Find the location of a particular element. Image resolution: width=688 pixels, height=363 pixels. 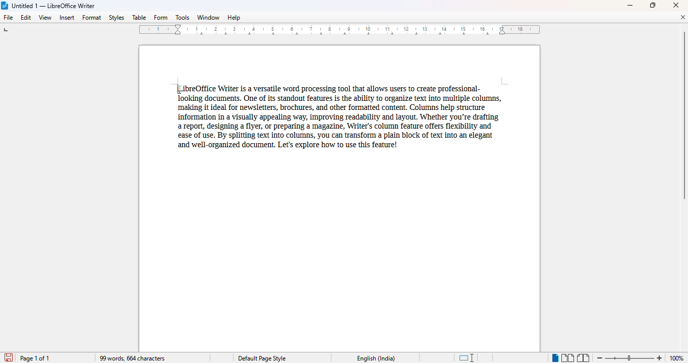

format is located at coordinates (92, 18).